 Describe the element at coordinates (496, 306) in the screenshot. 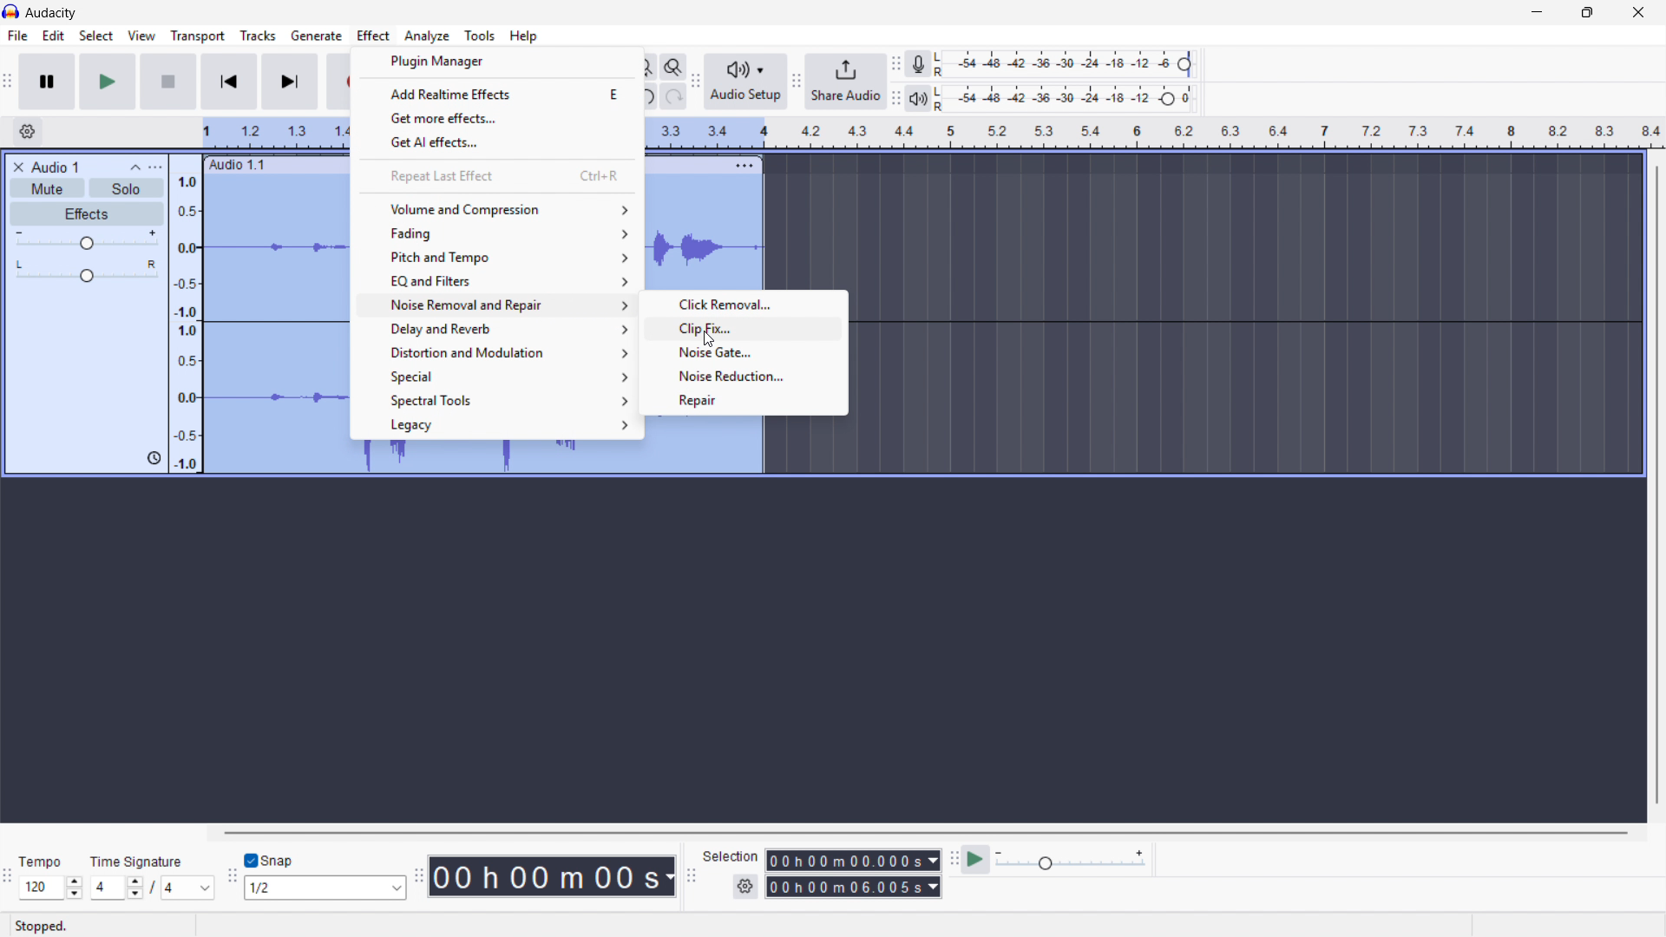

I see `Noise removal and repair ` at that location.